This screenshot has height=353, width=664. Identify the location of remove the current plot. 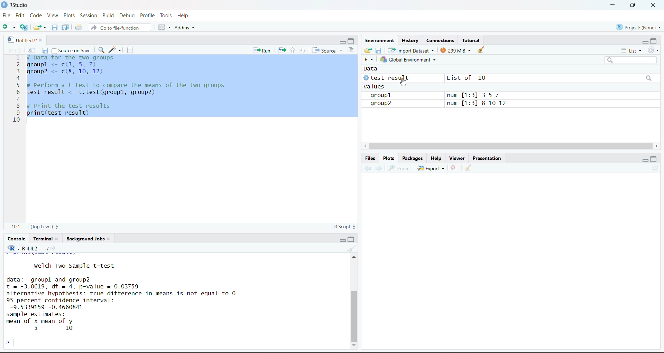
(454, 167).